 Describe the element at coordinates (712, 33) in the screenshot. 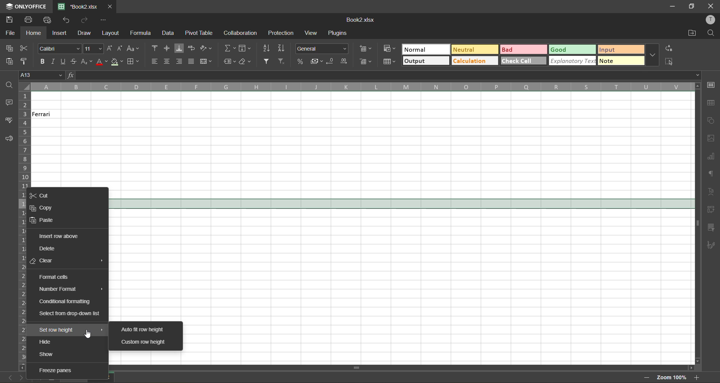

I see `find` at that location.